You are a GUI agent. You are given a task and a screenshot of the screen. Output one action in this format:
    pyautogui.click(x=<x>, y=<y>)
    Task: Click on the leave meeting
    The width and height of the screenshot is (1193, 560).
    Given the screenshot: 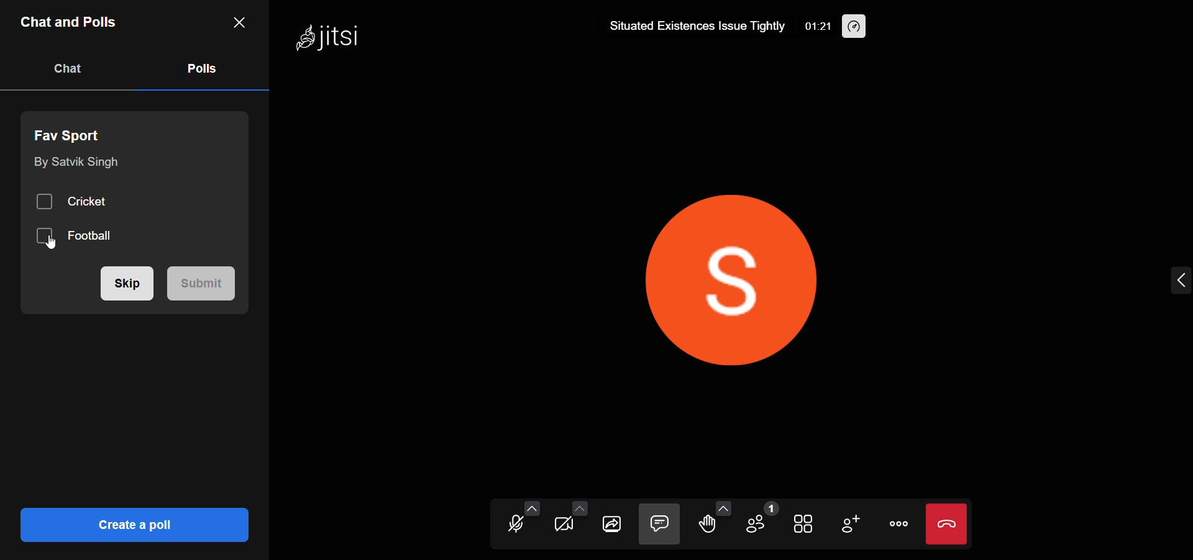 What is the action you would take?
    pyautogui.click(x=949, y=523)
    